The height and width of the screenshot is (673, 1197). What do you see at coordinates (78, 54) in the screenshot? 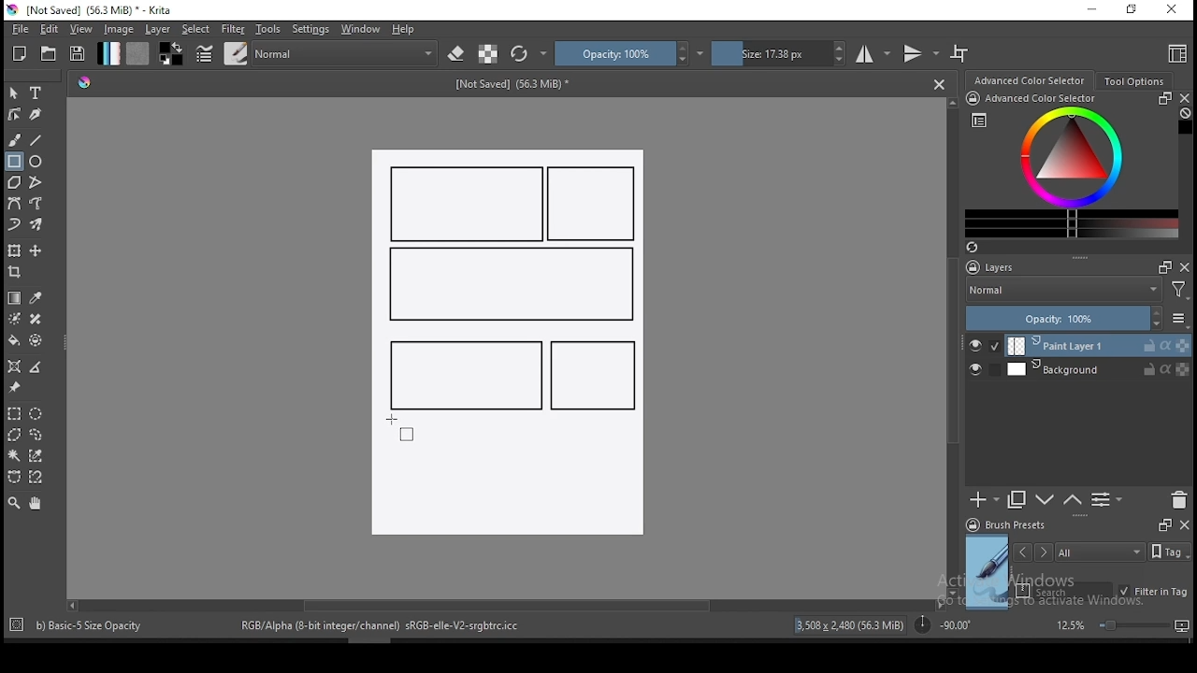
I see `save` at bounding box center [78, 54].